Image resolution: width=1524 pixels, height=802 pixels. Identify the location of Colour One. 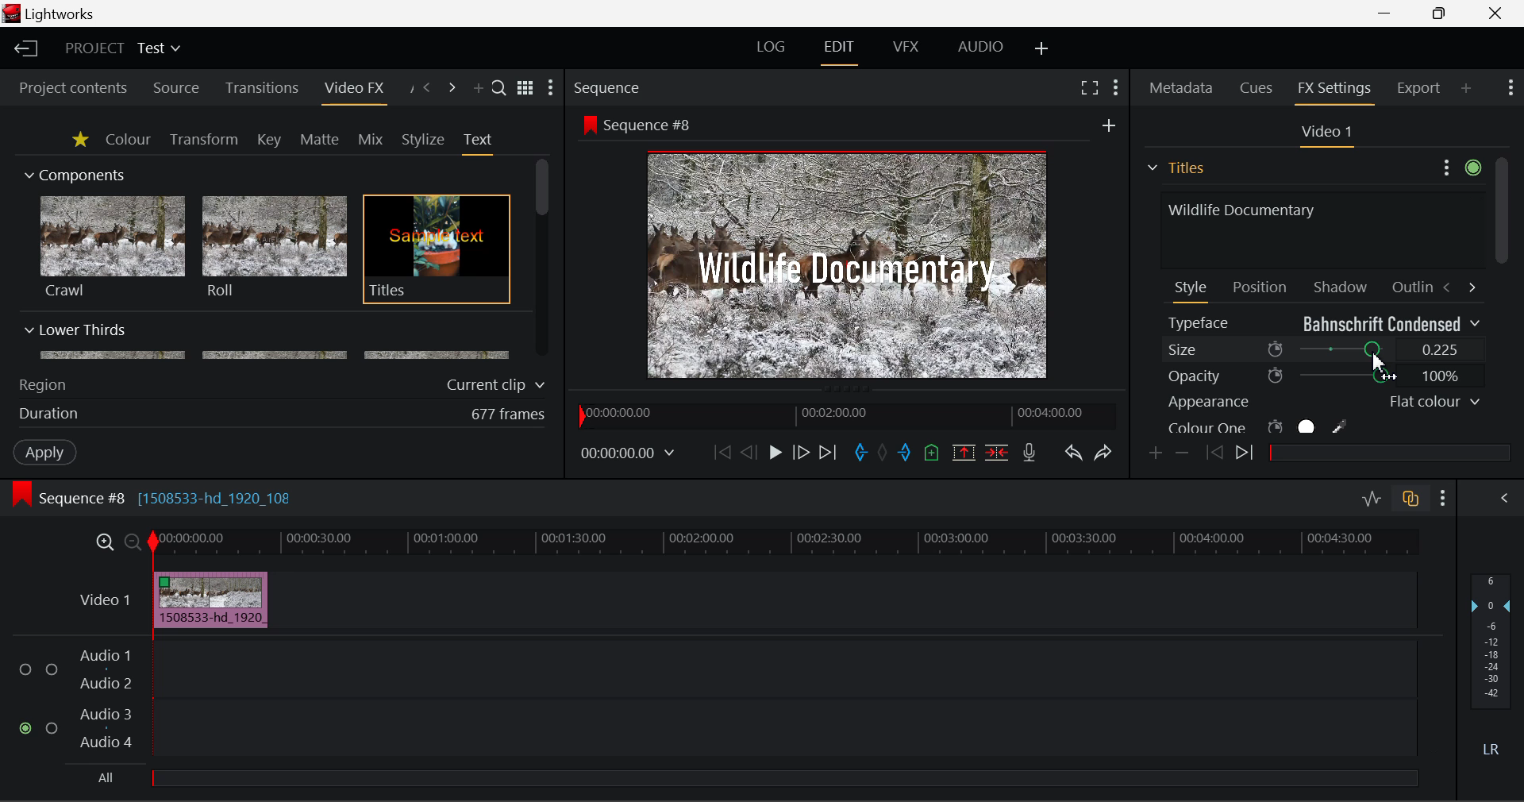
(1284, 426).